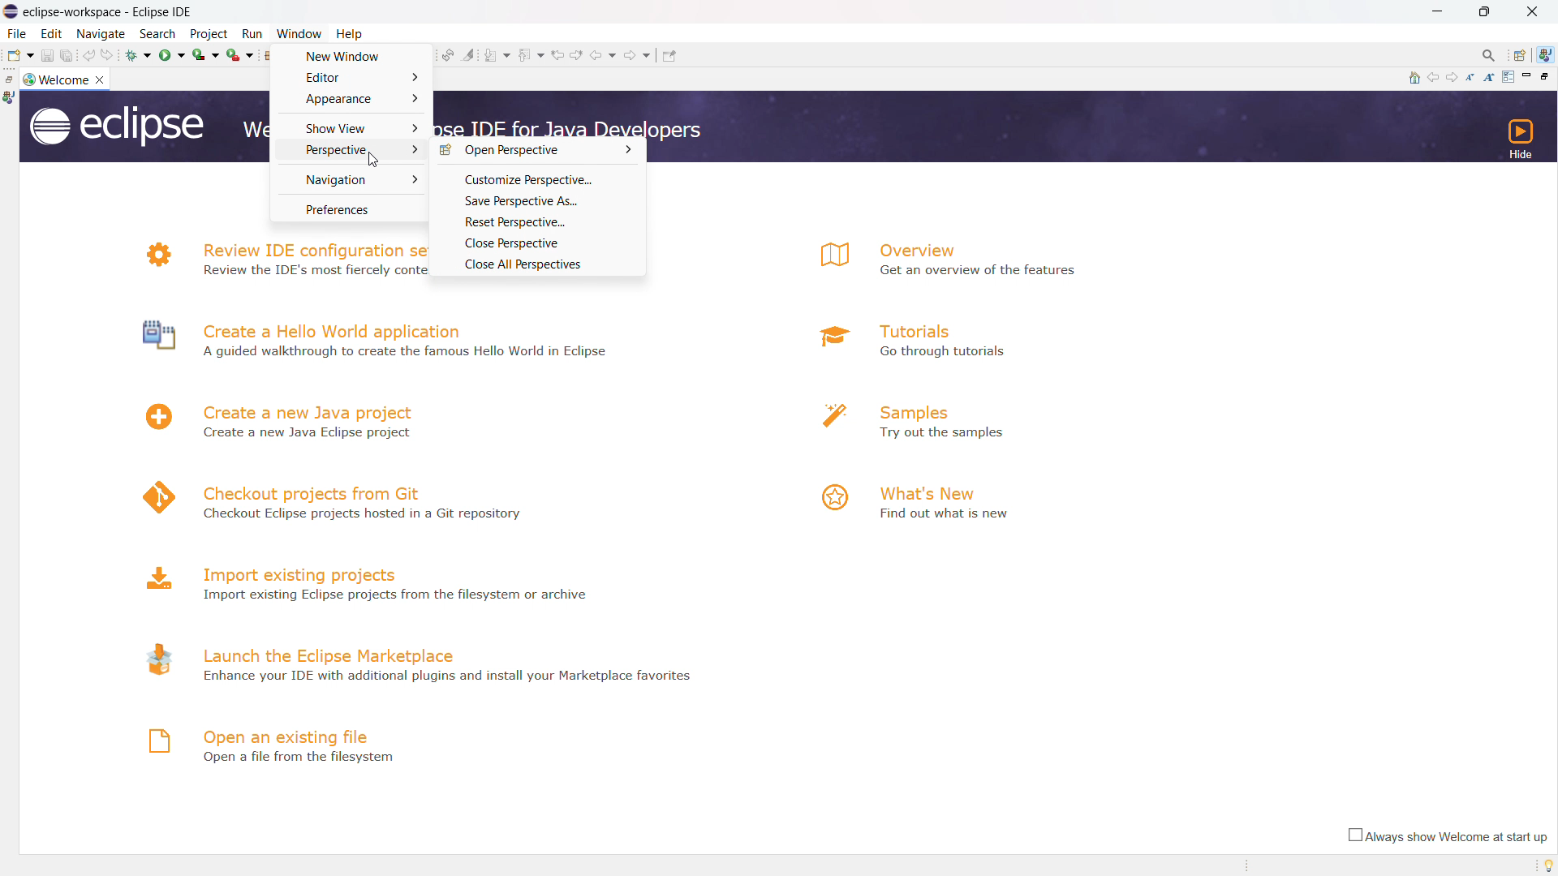 This screenshot has width=1558, height=876. I want to click on appearance, so click(349, 98).